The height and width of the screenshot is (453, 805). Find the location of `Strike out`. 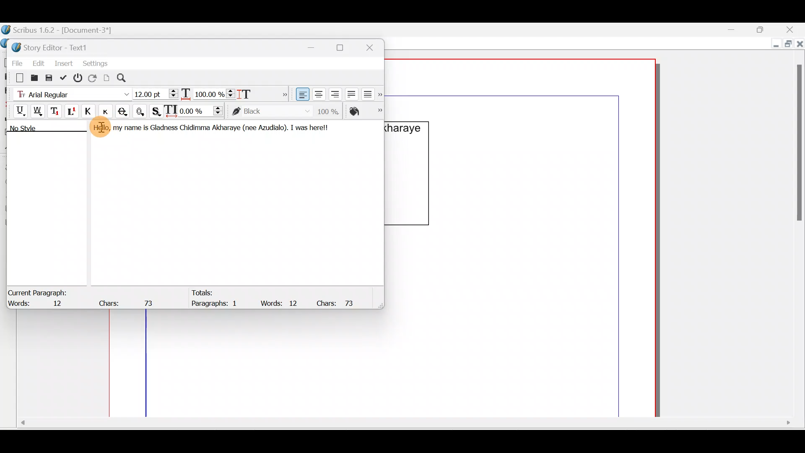

Strike out is located at coordinates (125, 112).